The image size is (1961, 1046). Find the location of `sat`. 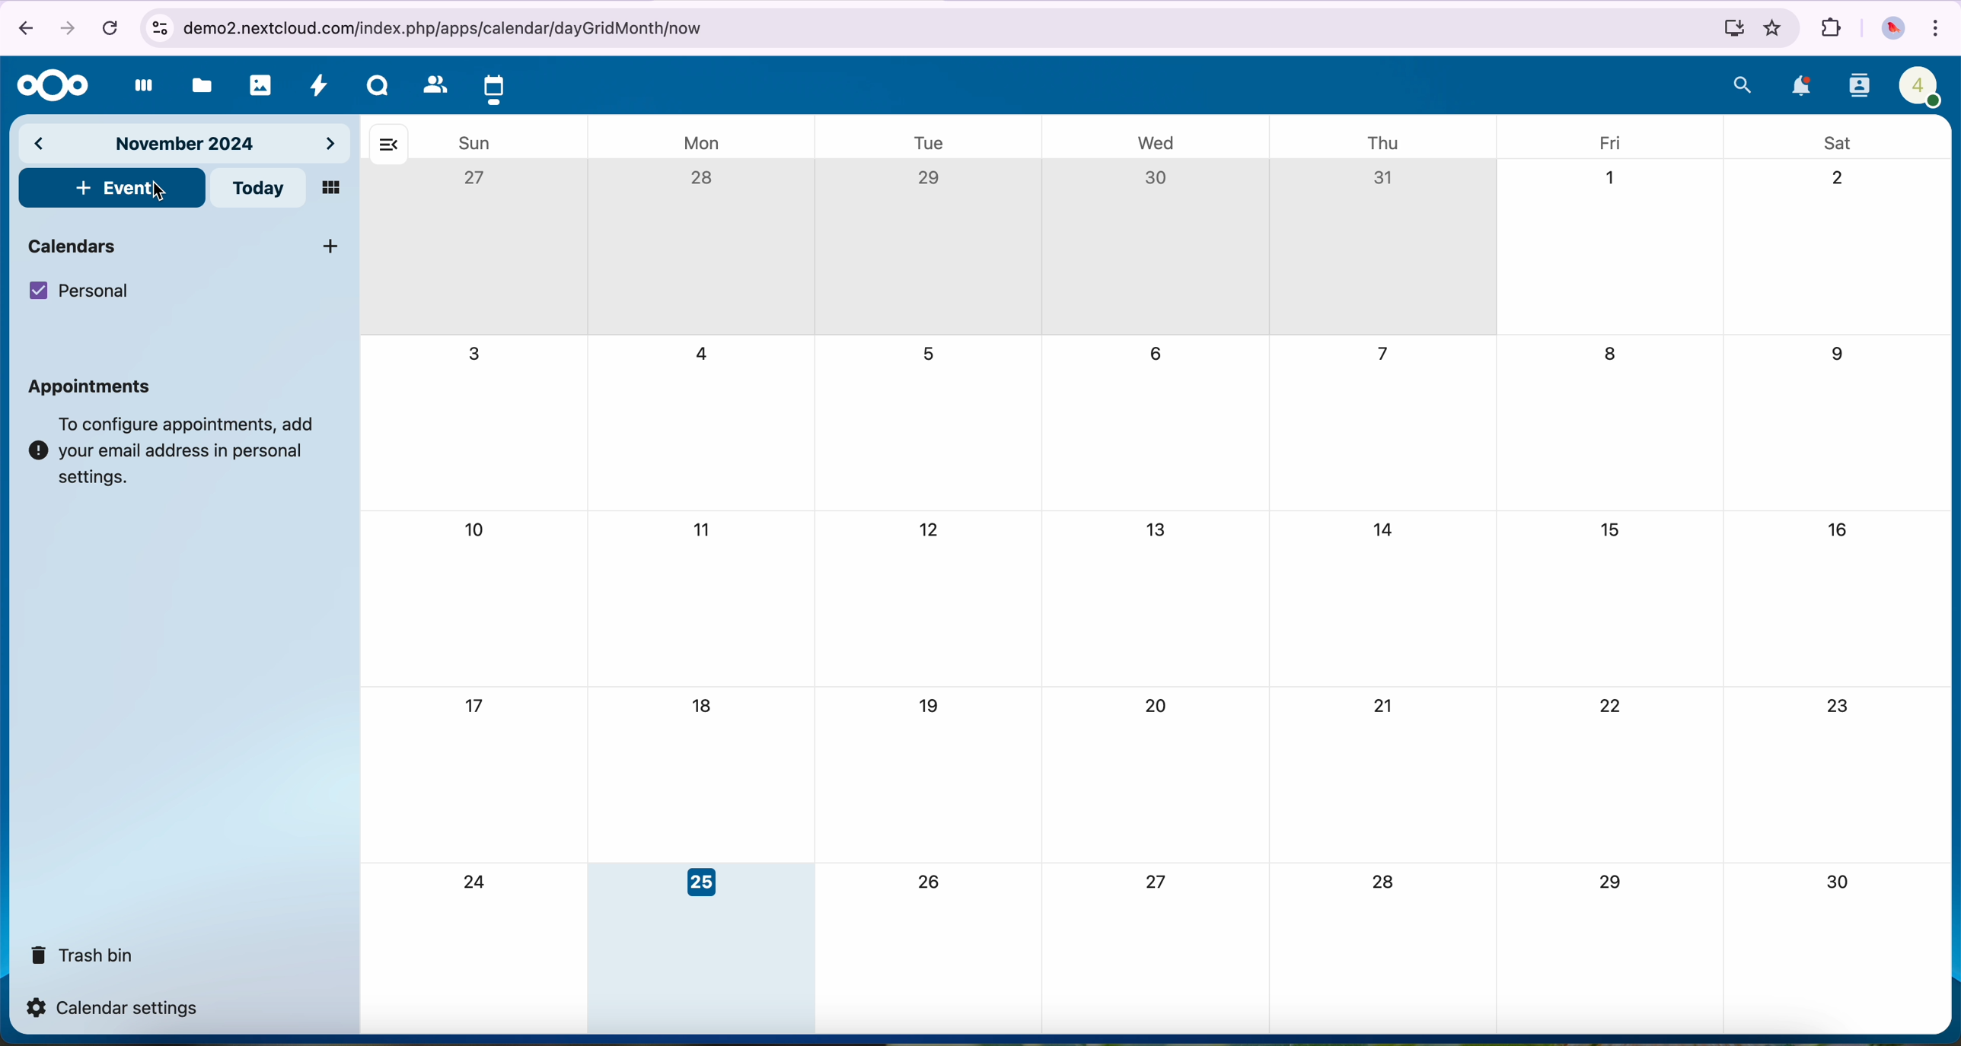

sat is located at coordinates (1843, 143).